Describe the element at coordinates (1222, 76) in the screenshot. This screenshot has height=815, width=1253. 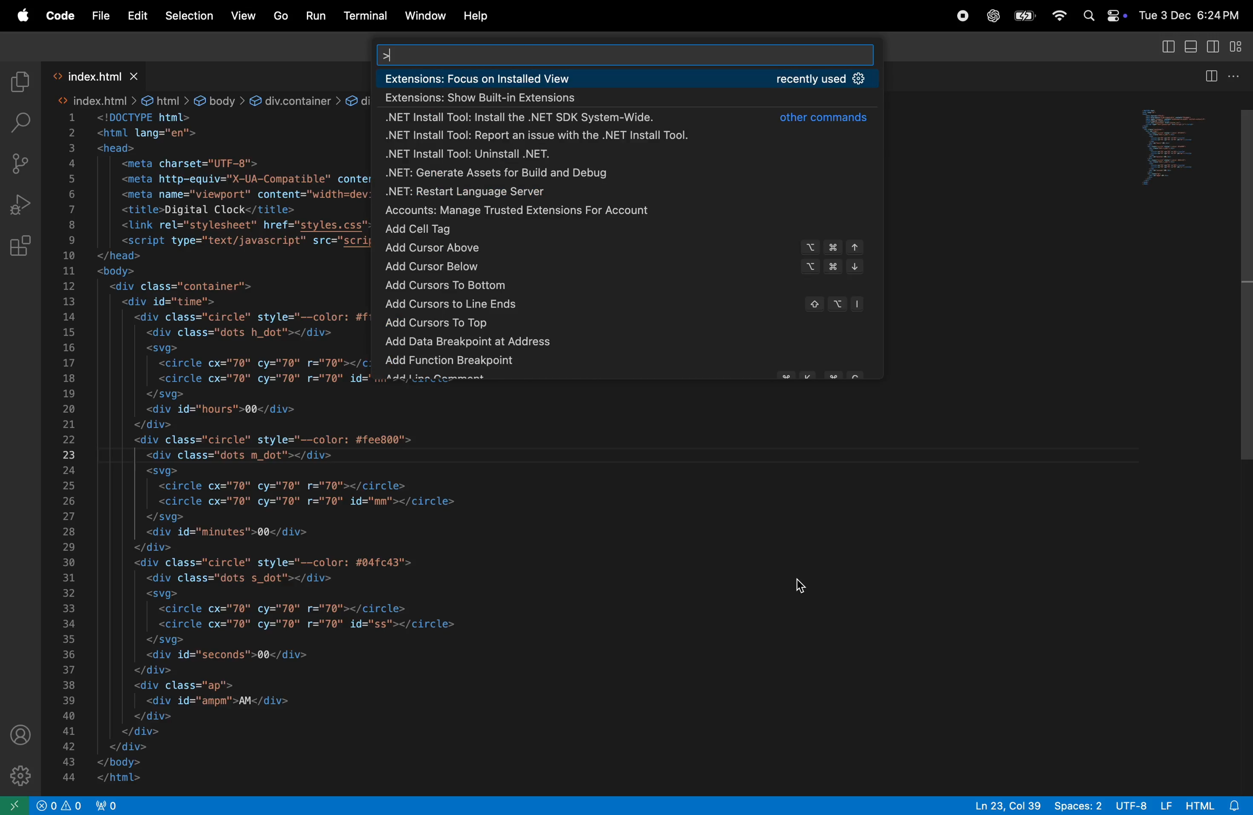
I see `split editor` at that location.